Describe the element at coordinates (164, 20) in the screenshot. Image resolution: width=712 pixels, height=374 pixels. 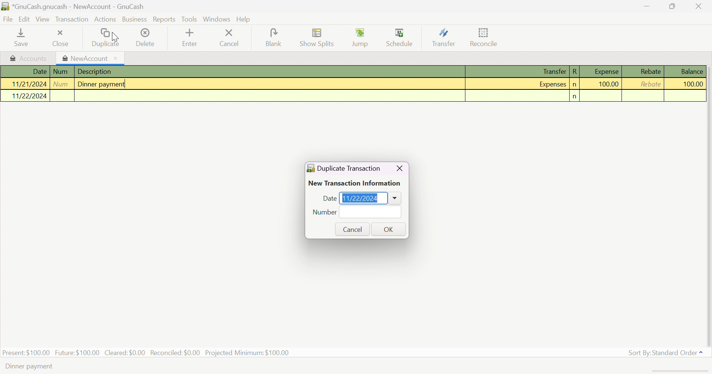
I see `Reports` at that location.